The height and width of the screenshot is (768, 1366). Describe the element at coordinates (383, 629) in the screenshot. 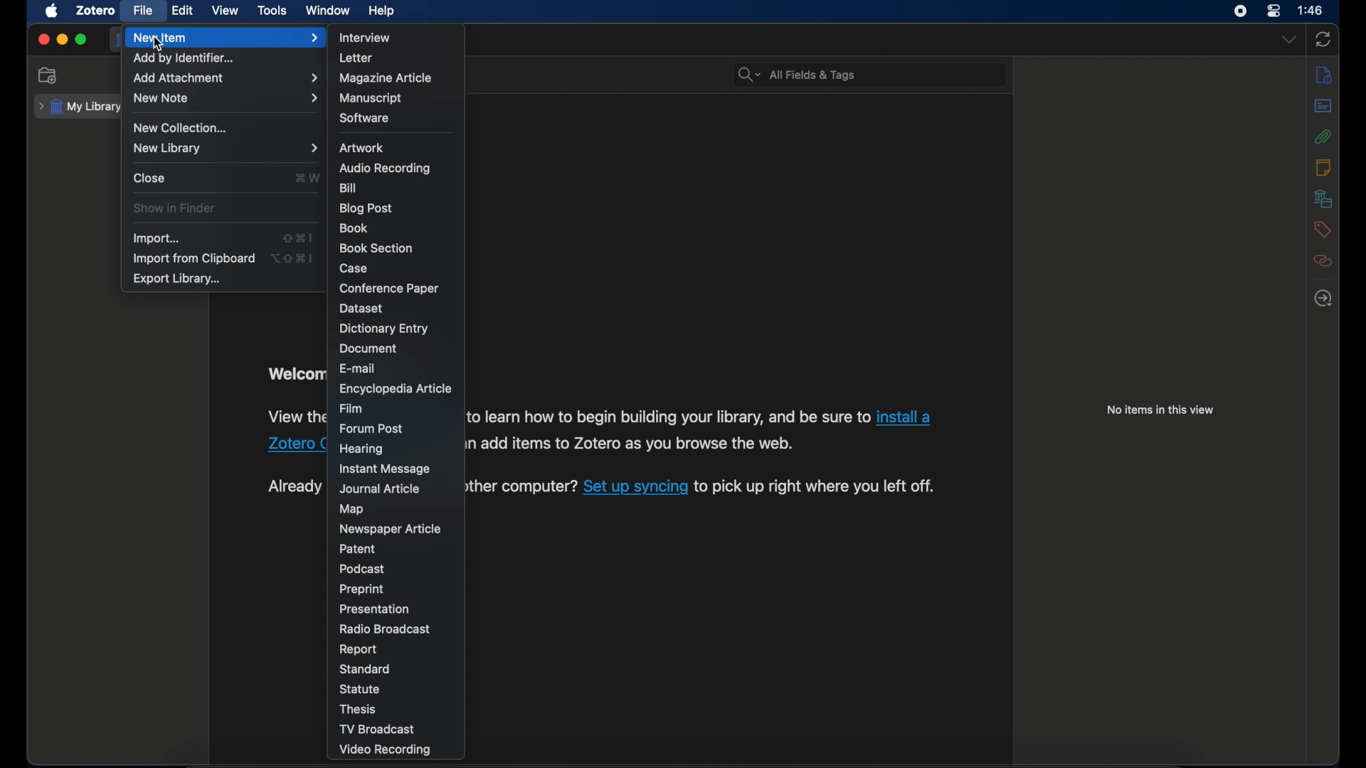

I see `radio broadcast` at that location.